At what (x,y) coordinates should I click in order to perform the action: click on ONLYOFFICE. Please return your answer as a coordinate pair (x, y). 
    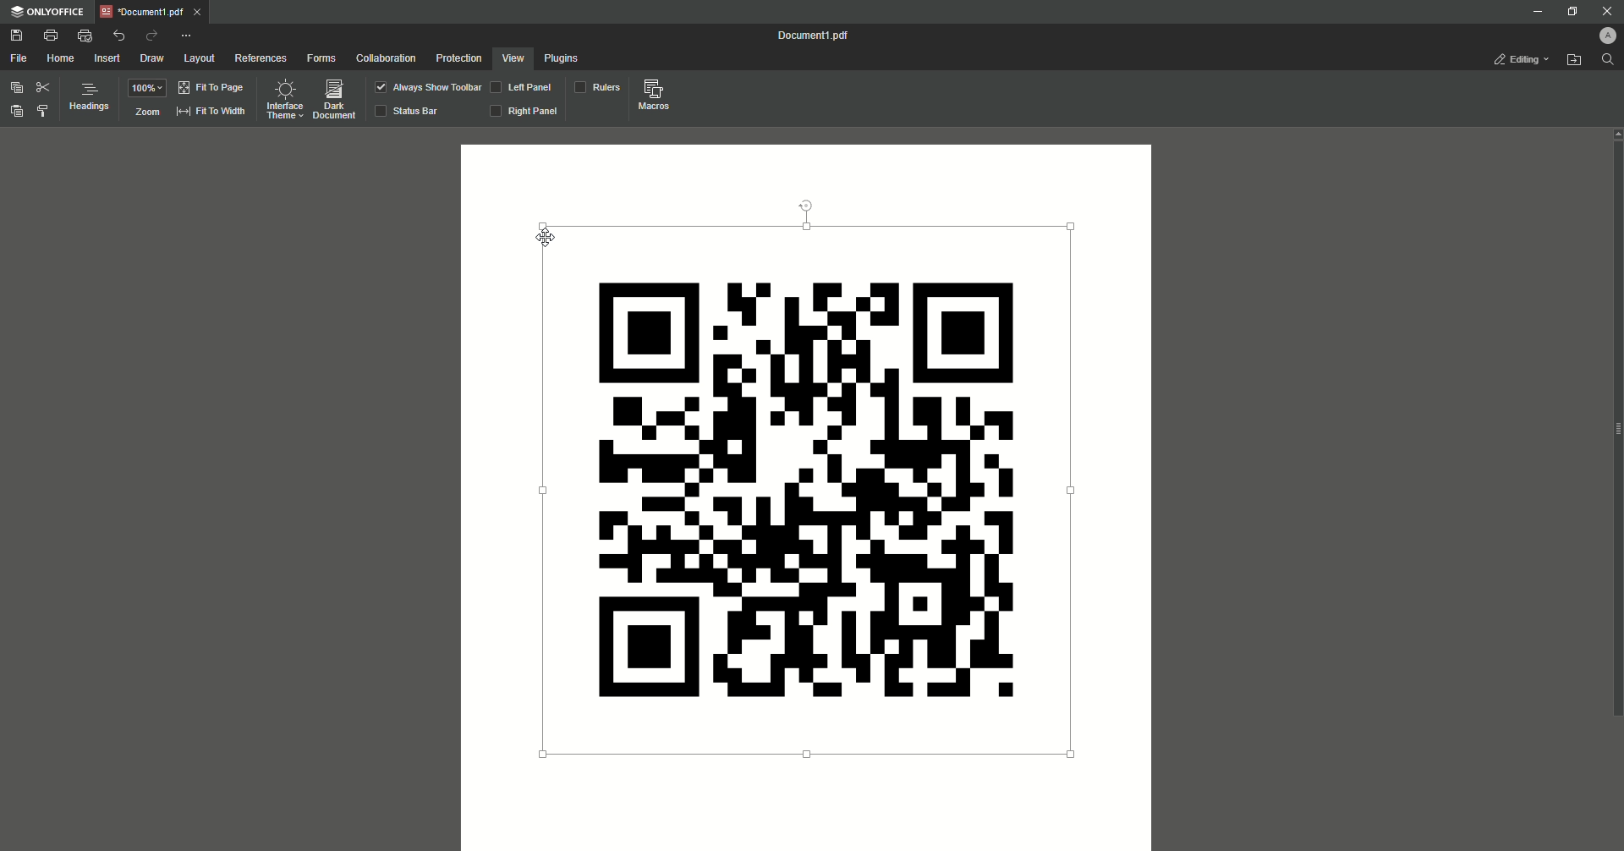
    Looking at the image, I should click on (47, 12).